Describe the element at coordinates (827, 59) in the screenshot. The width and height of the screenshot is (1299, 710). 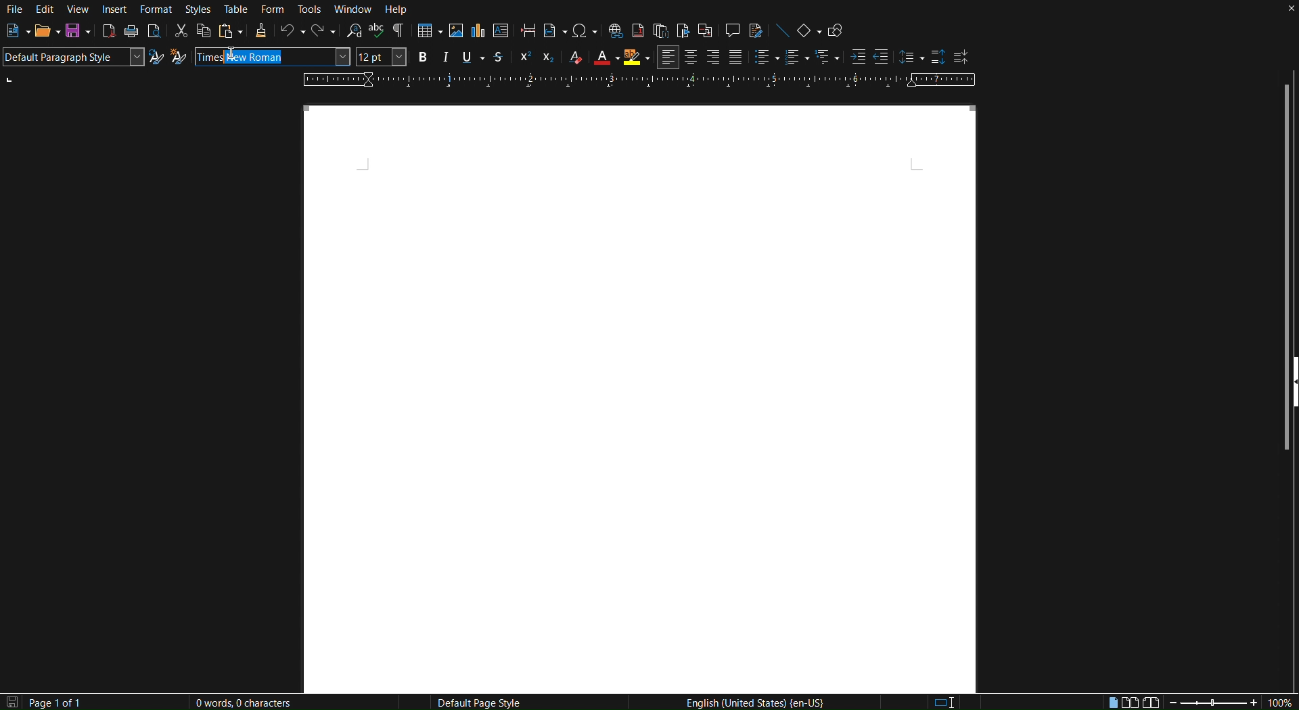
I see `Select outline format` at that location.